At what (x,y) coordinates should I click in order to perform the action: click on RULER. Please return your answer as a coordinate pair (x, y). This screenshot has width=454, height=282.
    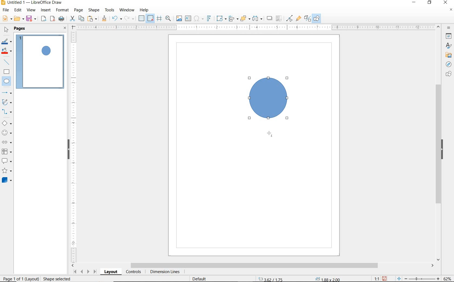
    Looking at the image, I should click on (256, 28).